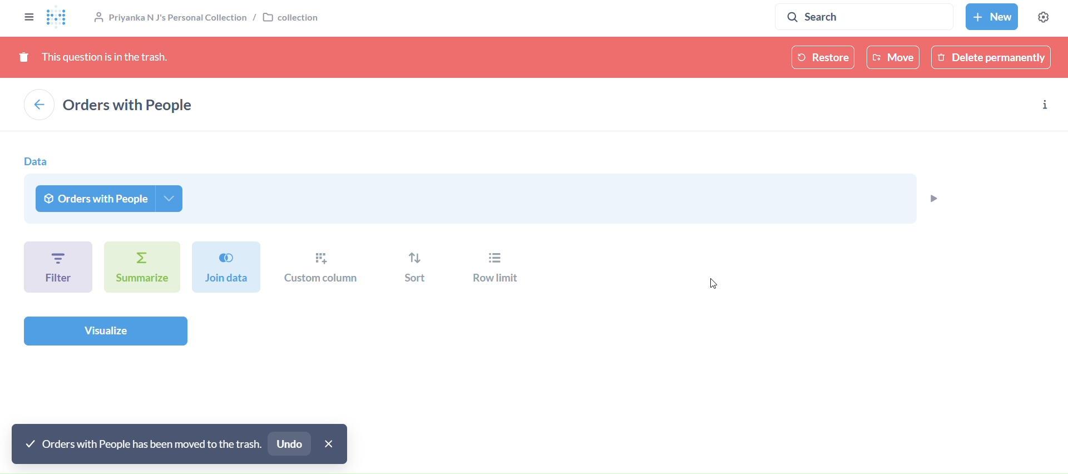  What do you see at coordinates (327, 269) in the screenshot?
I see `custom column` at bounding box center [327, 269].